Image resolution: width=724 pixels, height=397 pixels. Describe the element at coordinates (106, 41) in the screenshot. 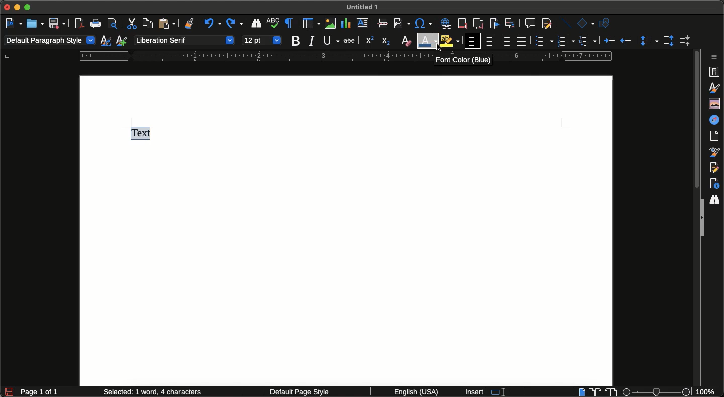

I see `Update selected style` at that location.